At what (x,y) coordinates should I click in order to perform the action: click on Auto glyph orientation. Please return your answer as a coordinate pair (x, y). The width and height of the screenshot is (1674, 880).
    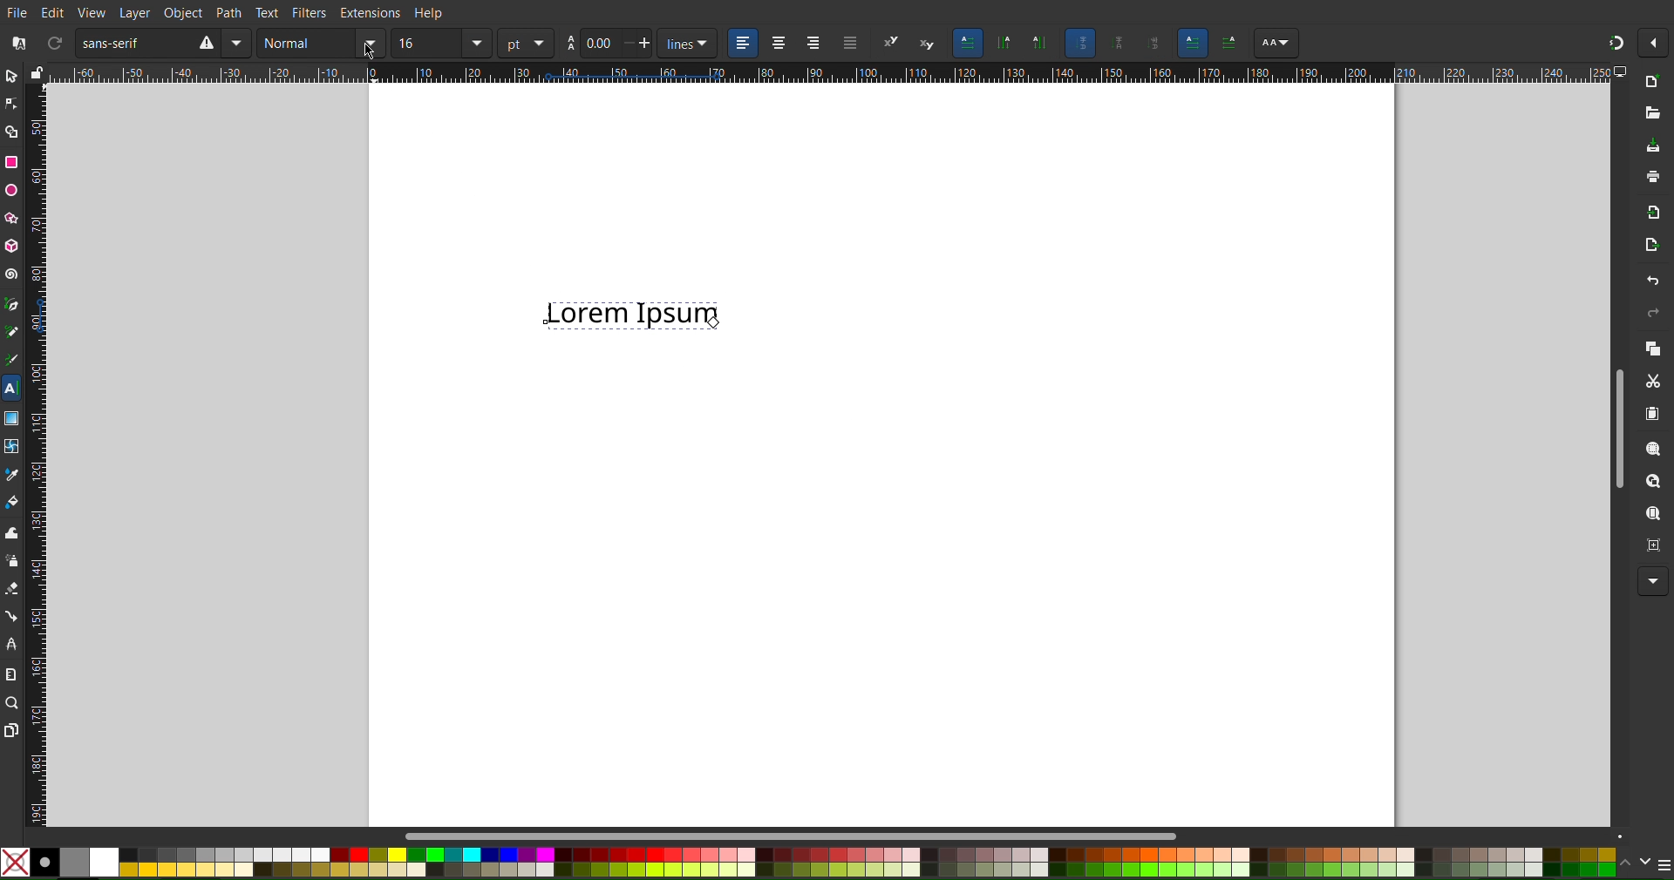
    Looking at the image, I should click on (1079, 43).